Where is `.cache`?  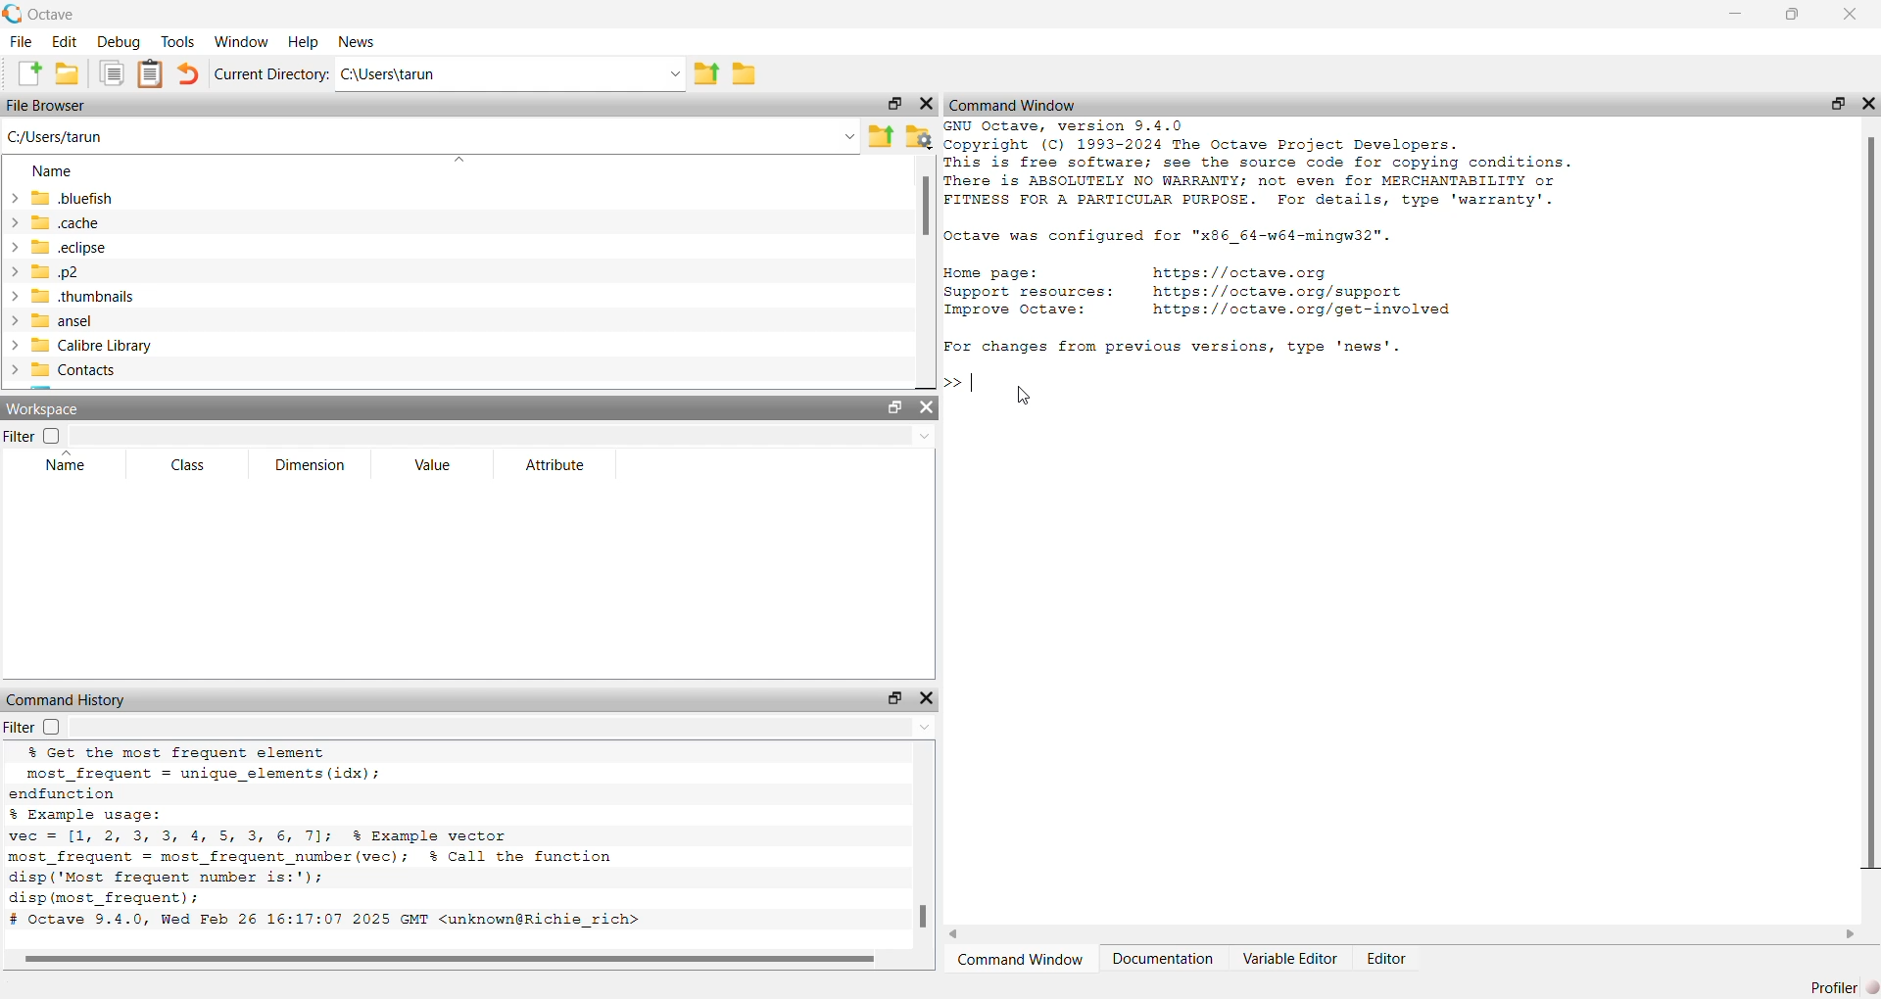
.cache is located at coordinates (67, 221).